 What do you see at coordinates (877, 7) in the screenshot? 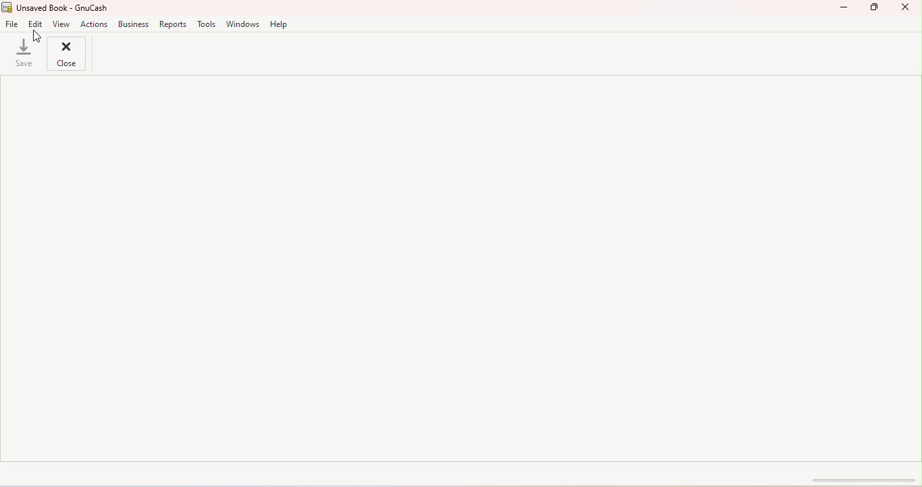
I see `Maximize` at bounding box center [877, 7].